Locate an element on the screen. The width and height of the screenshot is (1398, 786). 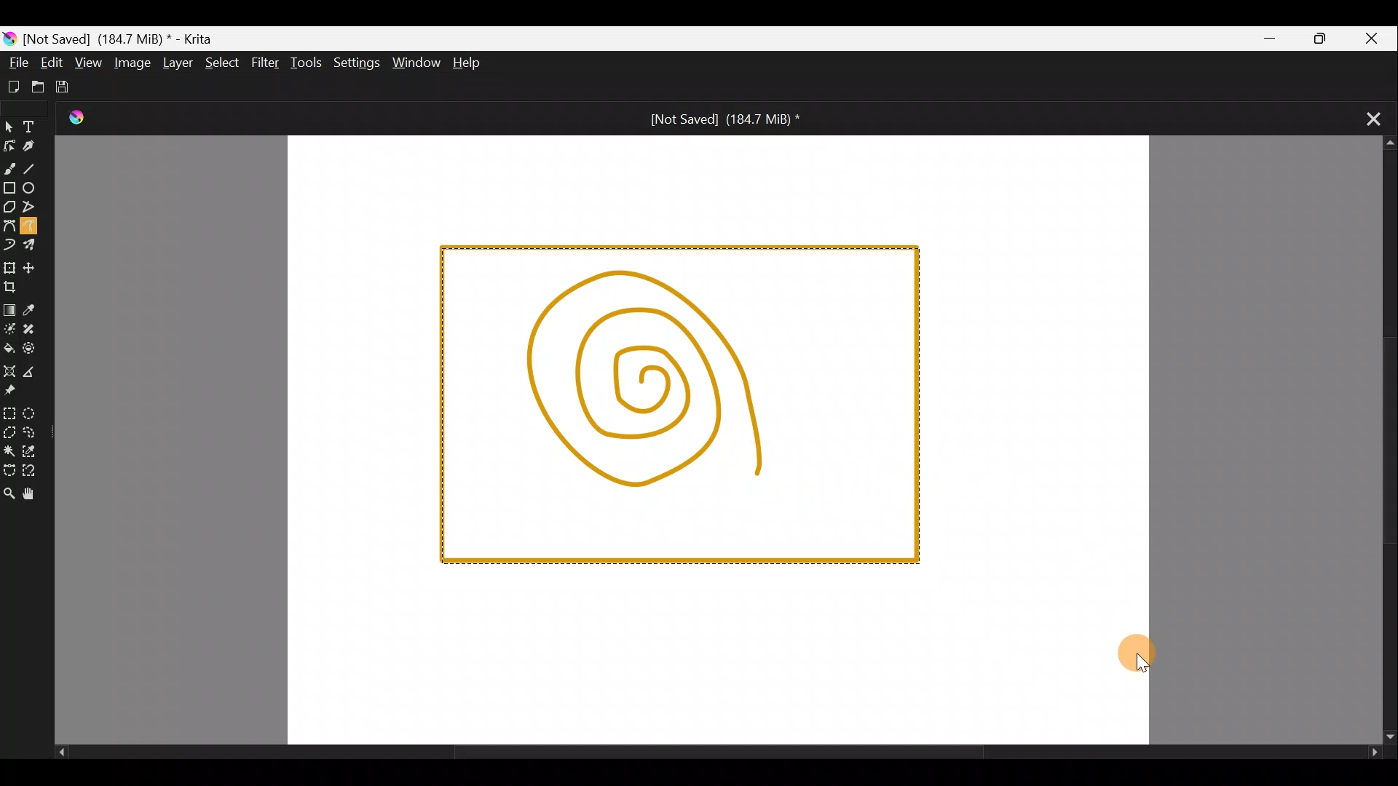
Tools is located at coordinates (306, 63).